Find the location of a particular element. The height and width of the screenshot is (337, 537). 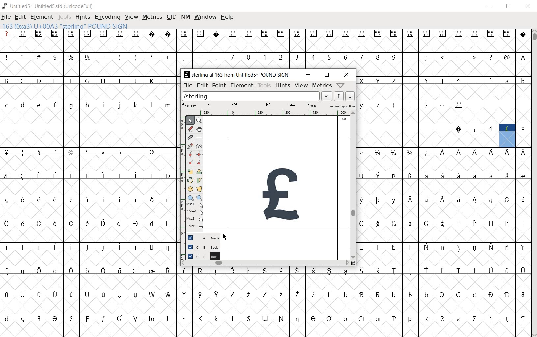

Symbol is located at coordinates (410, 176).